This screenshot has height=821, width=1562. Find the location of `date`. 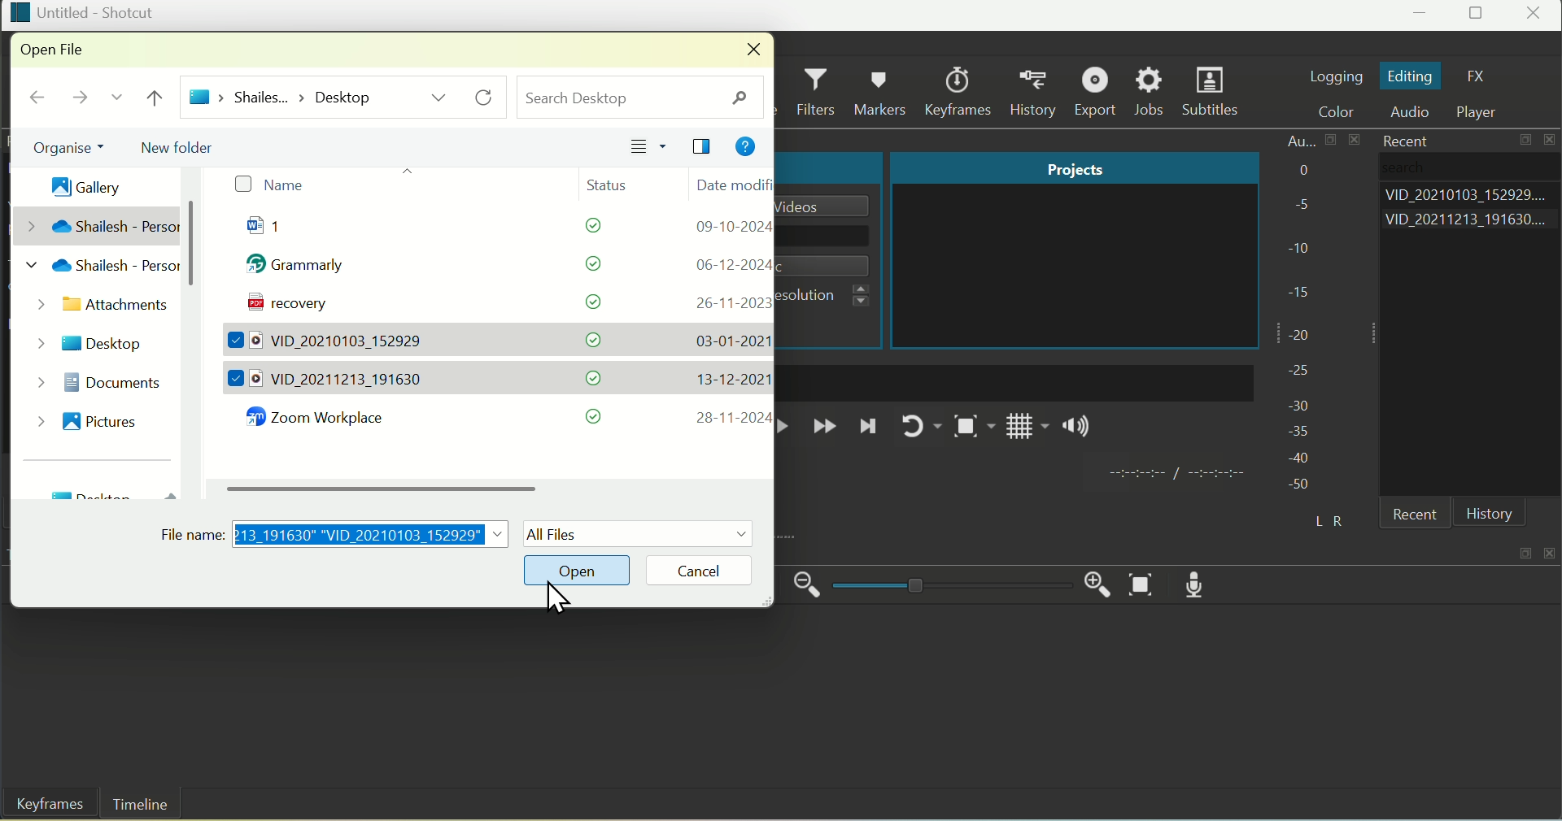

date is located at coordinates (731, 264).